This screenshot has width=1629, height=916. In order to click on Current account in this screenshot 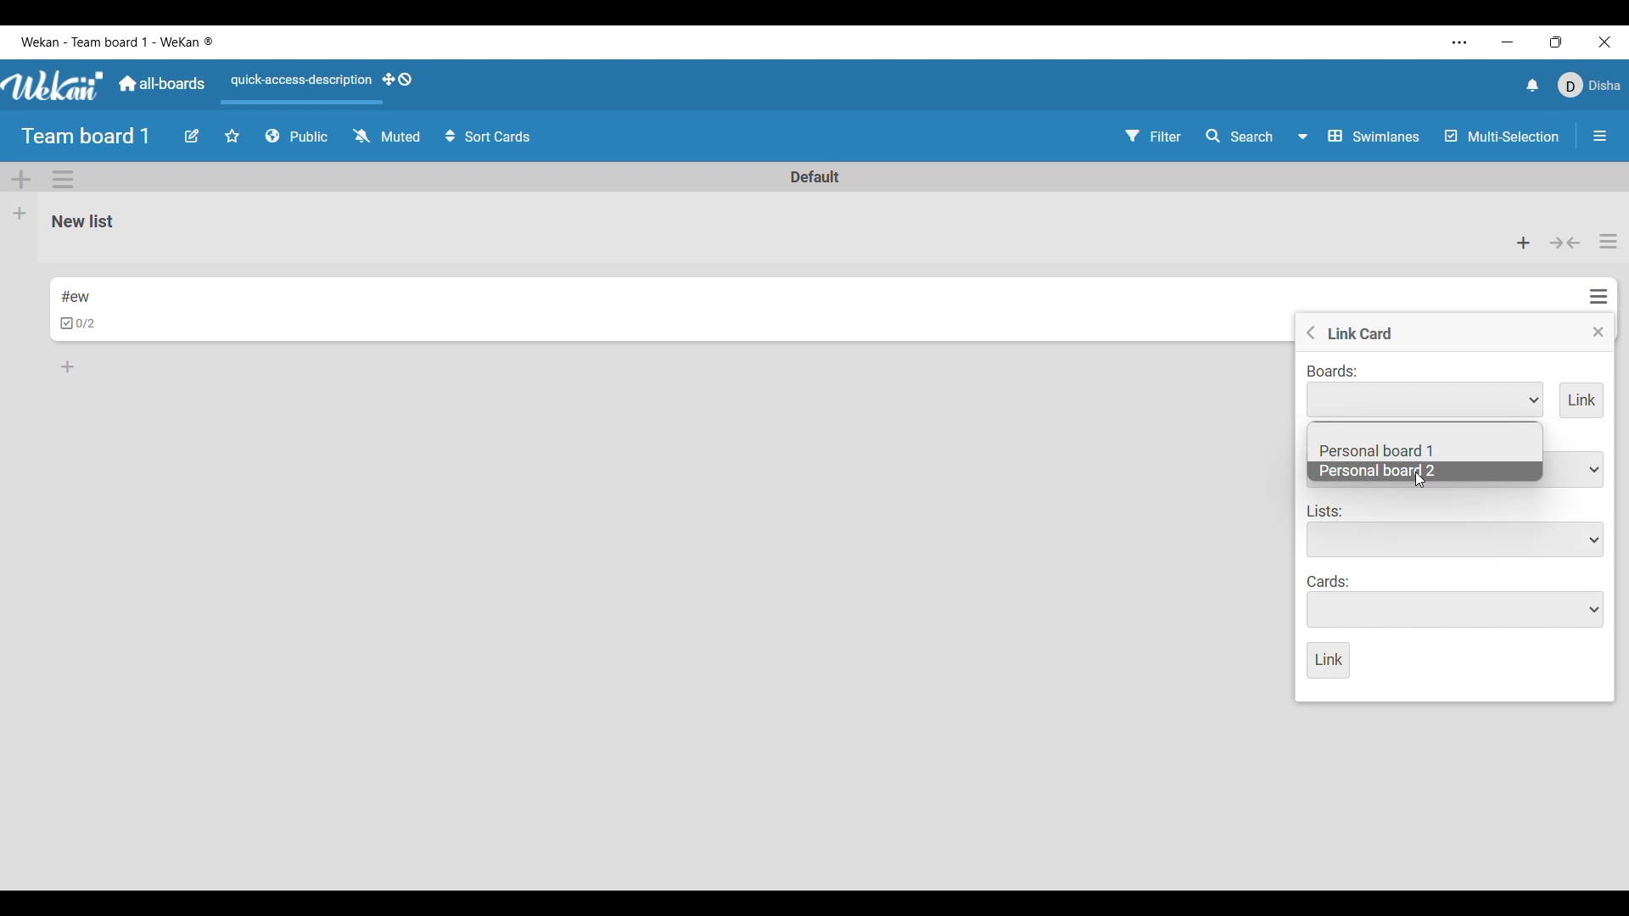, I will do `click(1588, 86)`.